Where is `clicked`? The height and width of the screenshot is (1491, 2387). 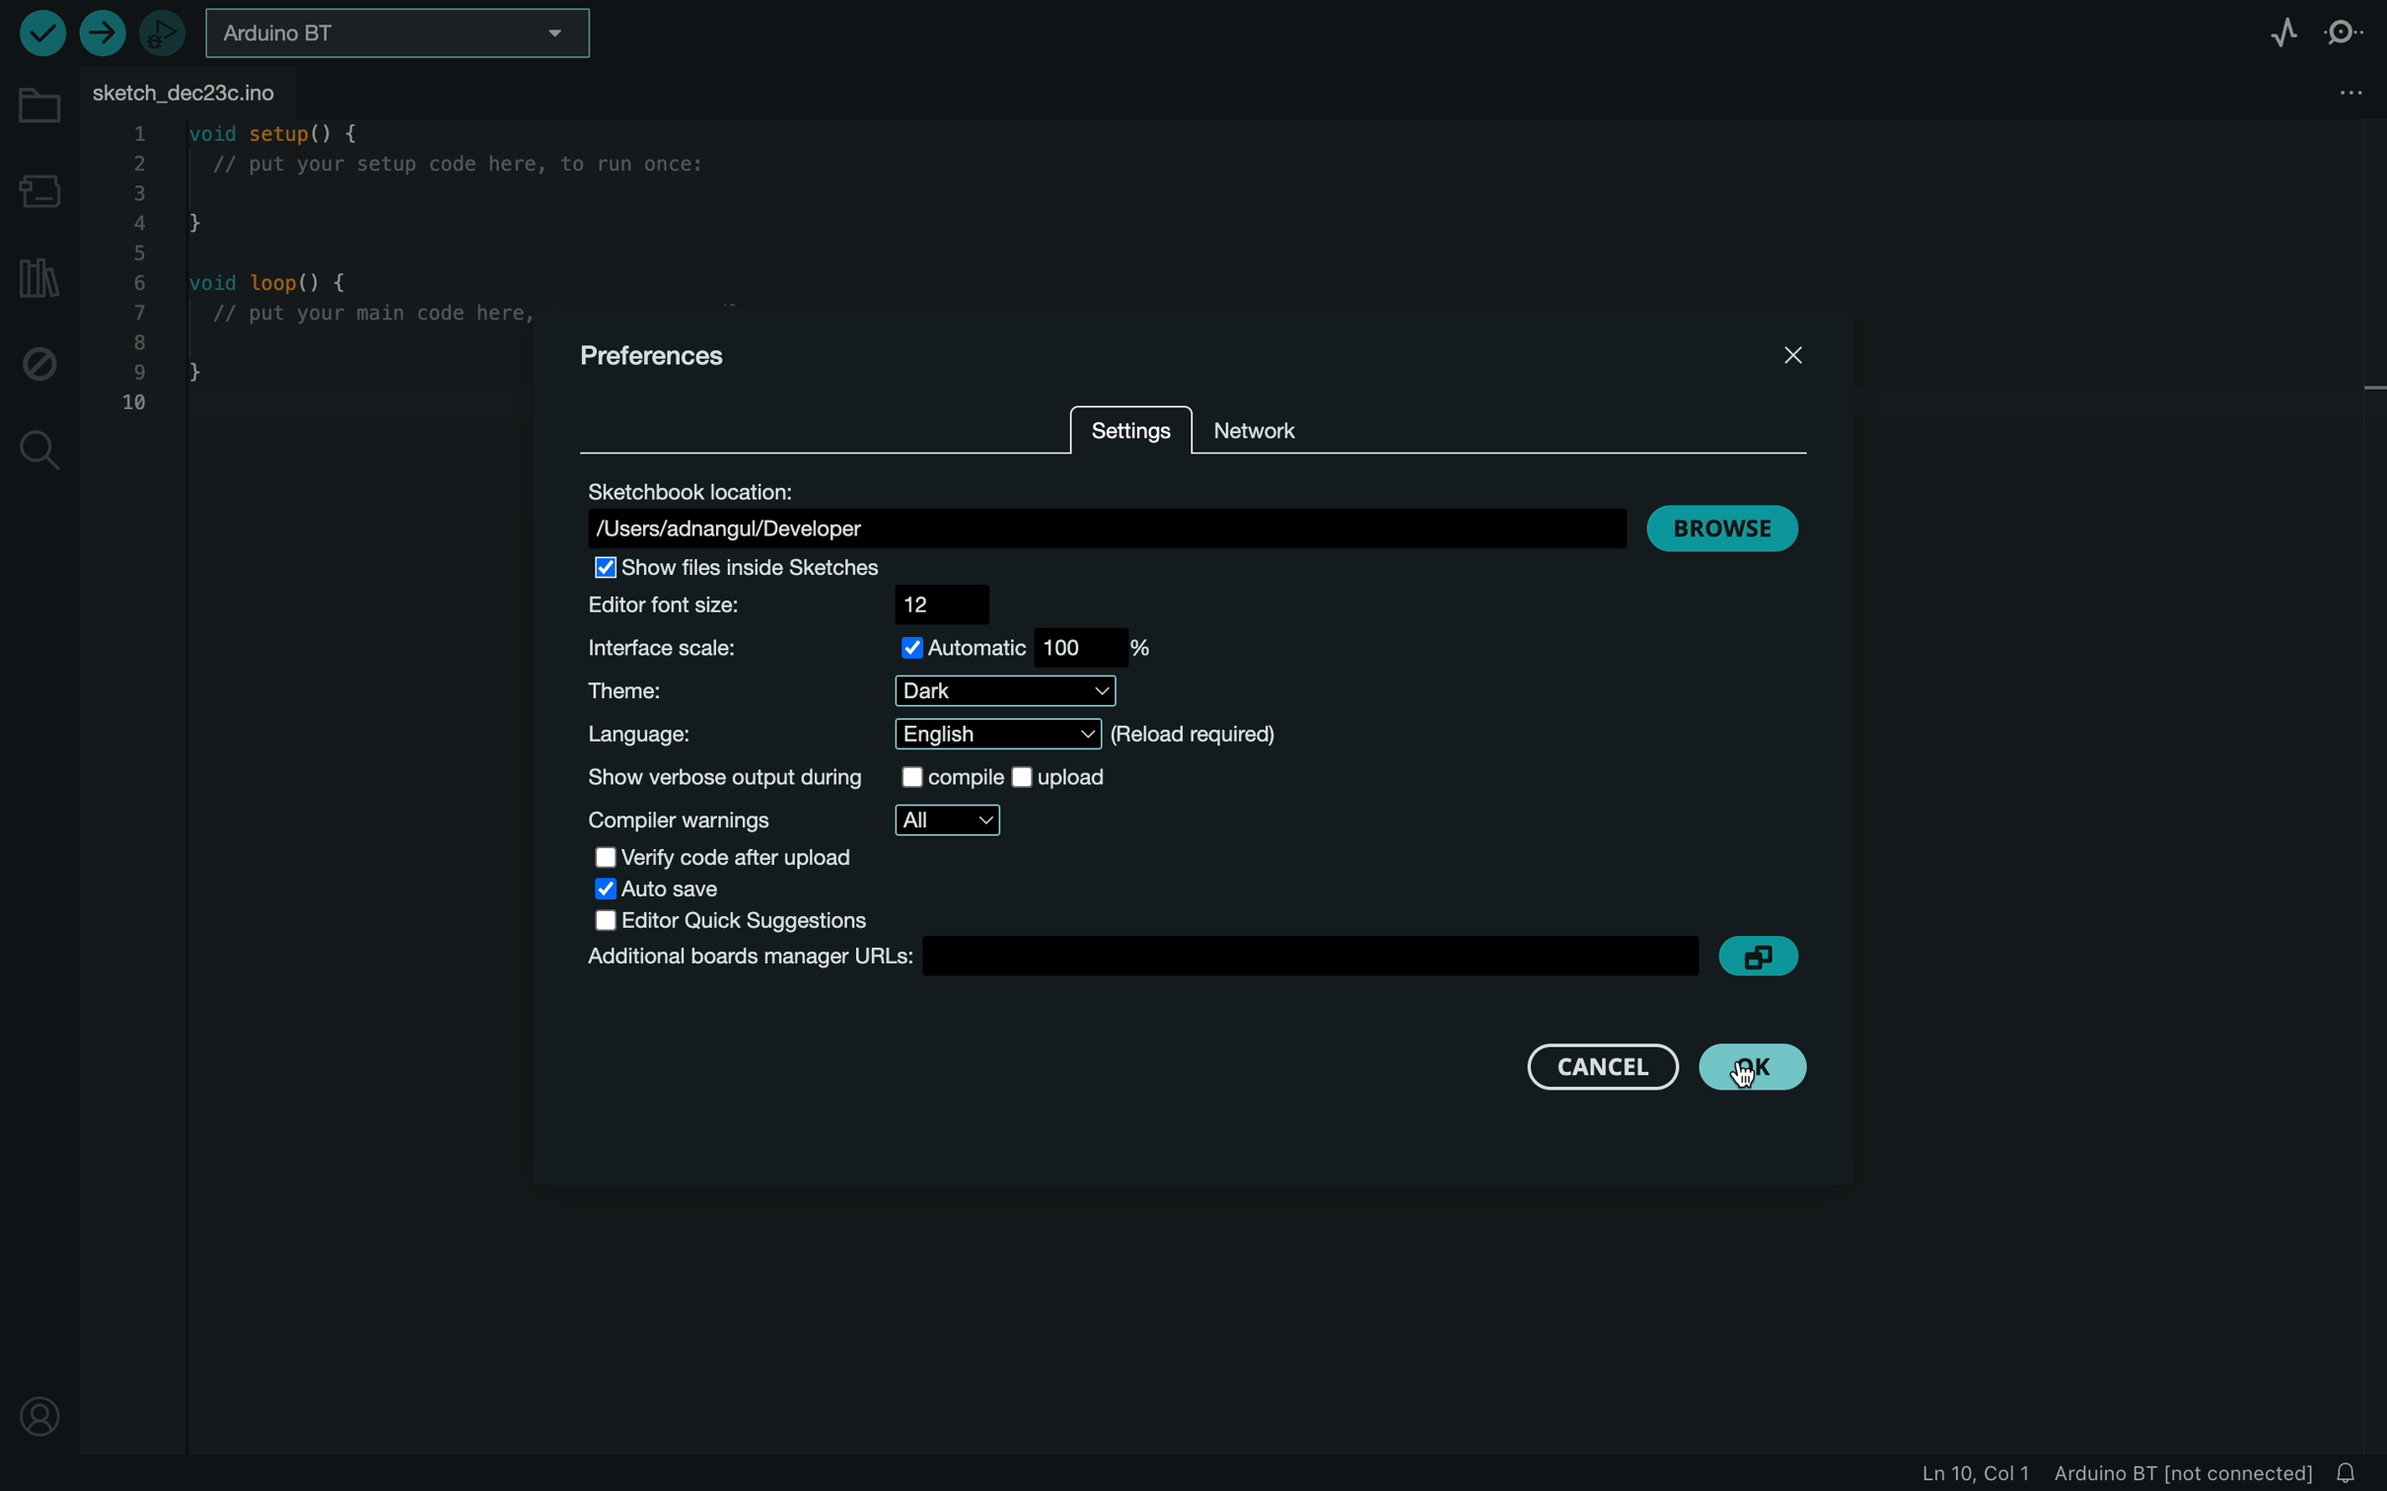
clicked is located at coordinates (1755, 1066).